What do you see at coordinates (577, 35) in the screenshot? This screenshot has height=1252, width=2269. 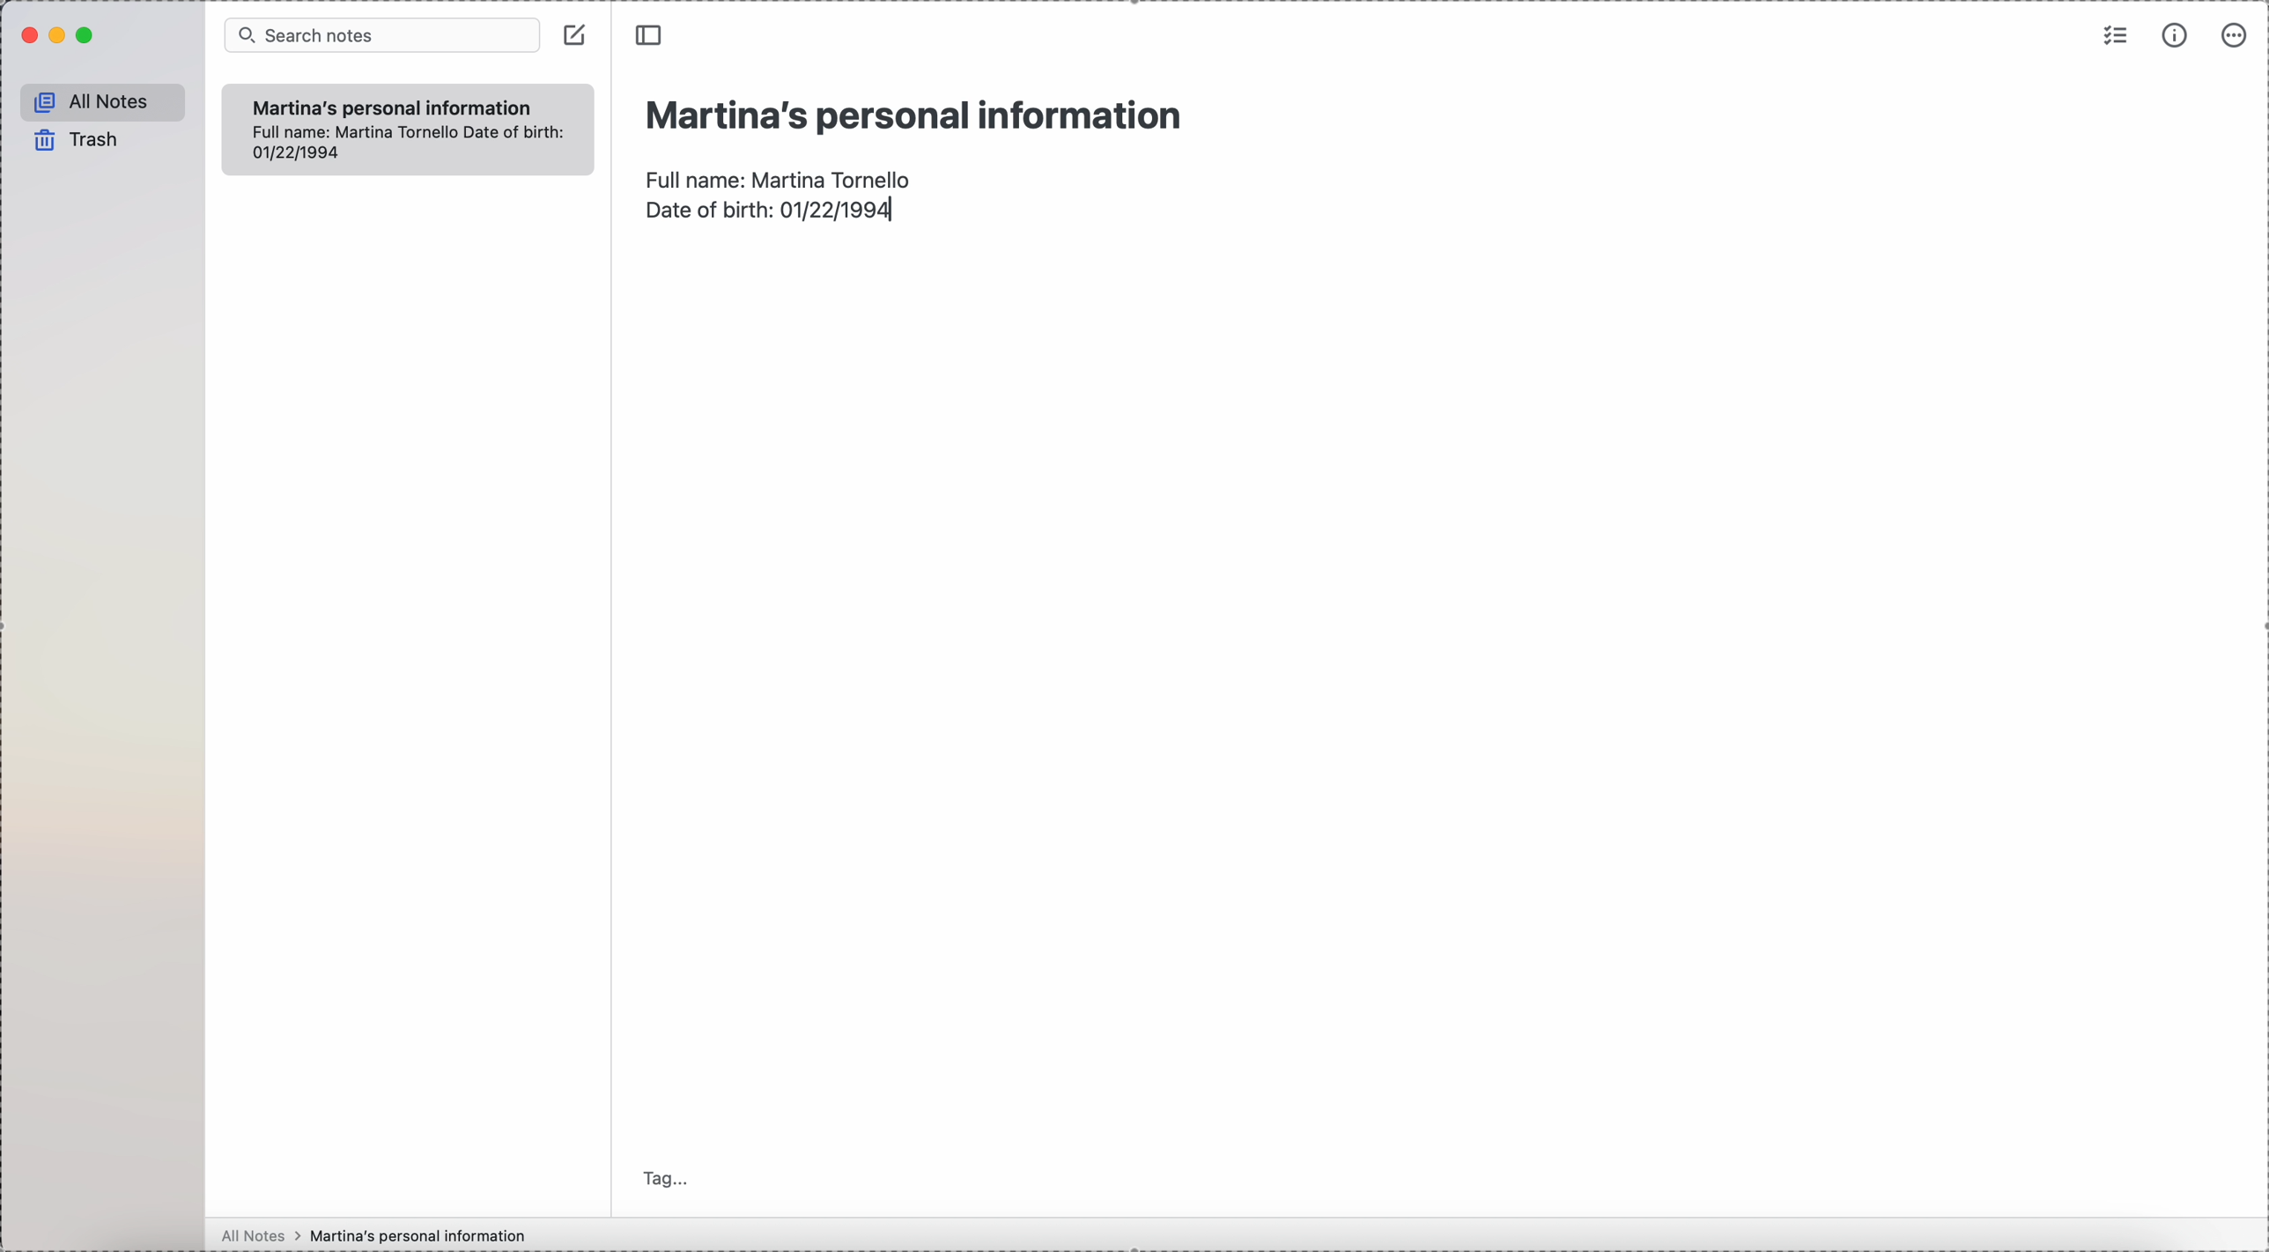 I see `create note` at bounding box center [577, 35].